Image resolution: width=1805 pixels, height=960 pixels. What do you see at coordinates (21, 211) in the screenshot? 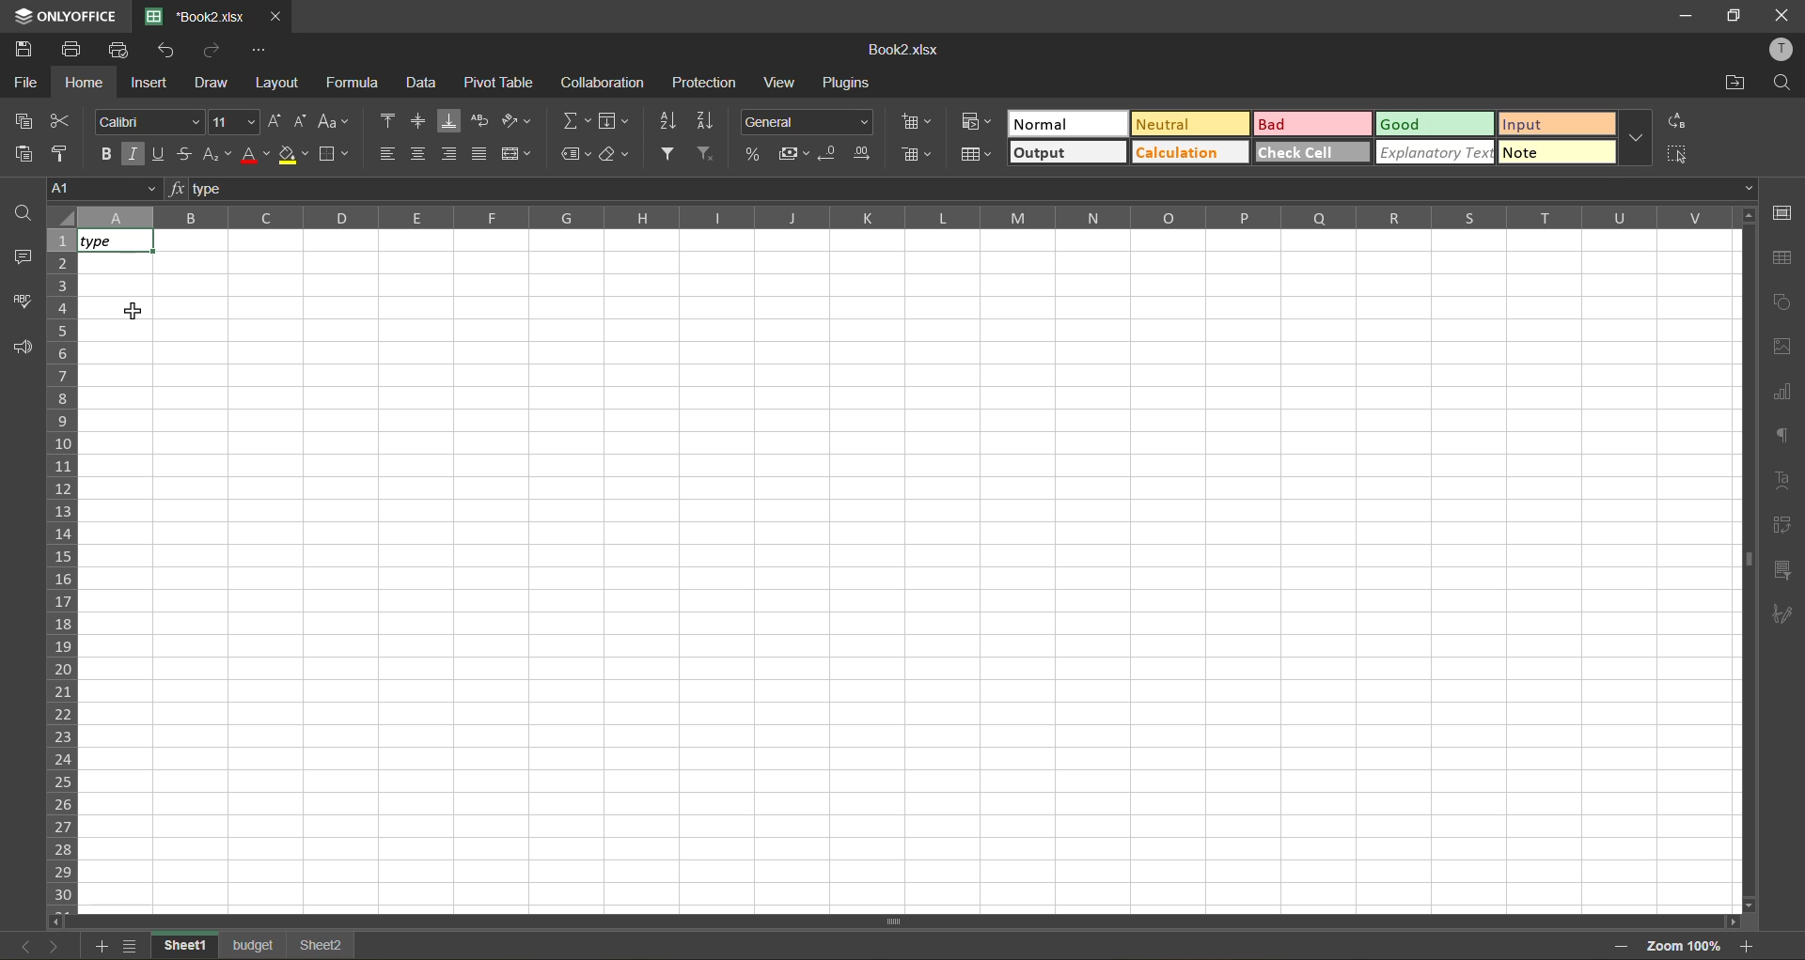
I see `find` at bounding box center [21, 211].